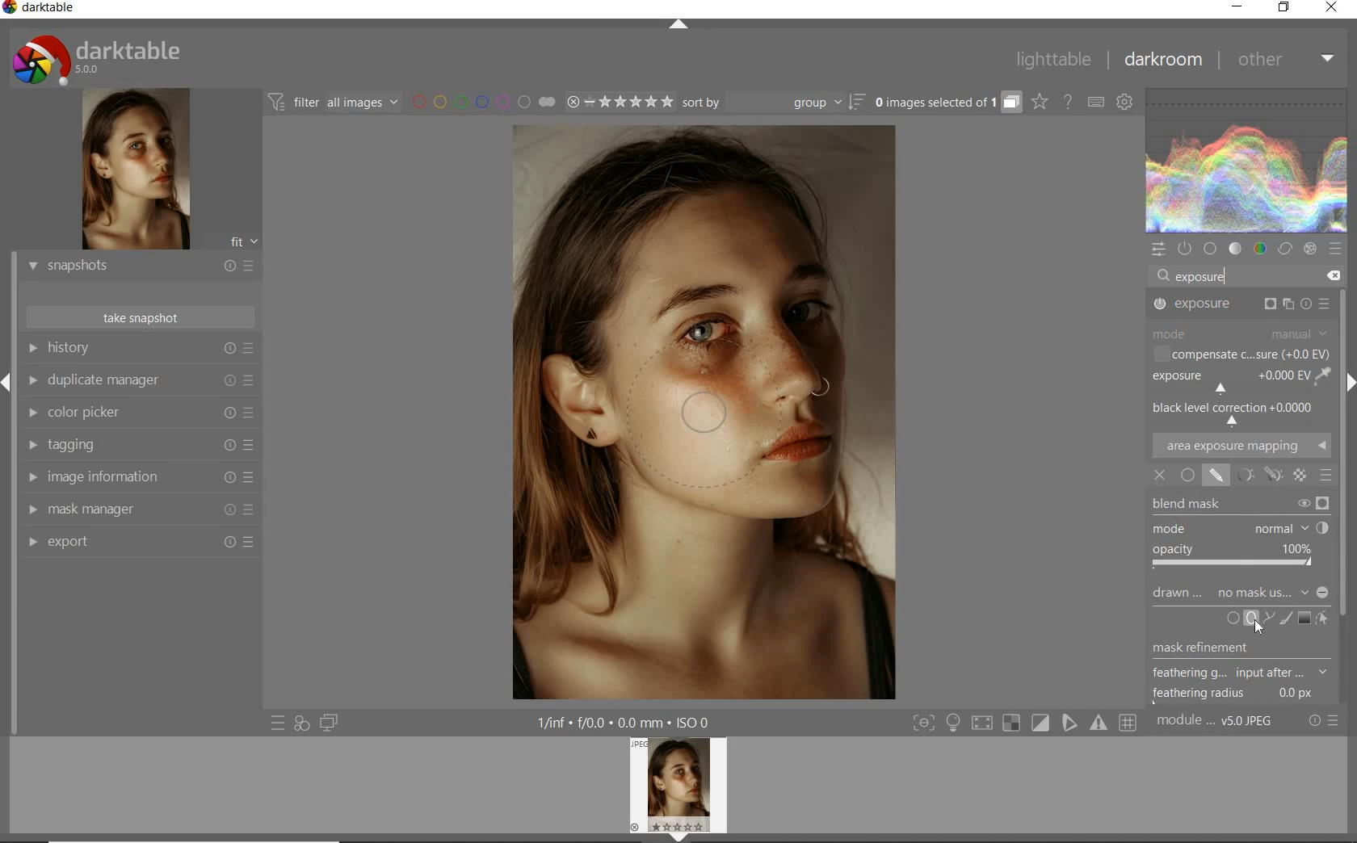 Image resolution: width=1357 pixels, height=843 pixels. What do you see at coordinates (1342, 439) in the screenshot?
I see `scrollbar` at bounding box center [1342, 439].